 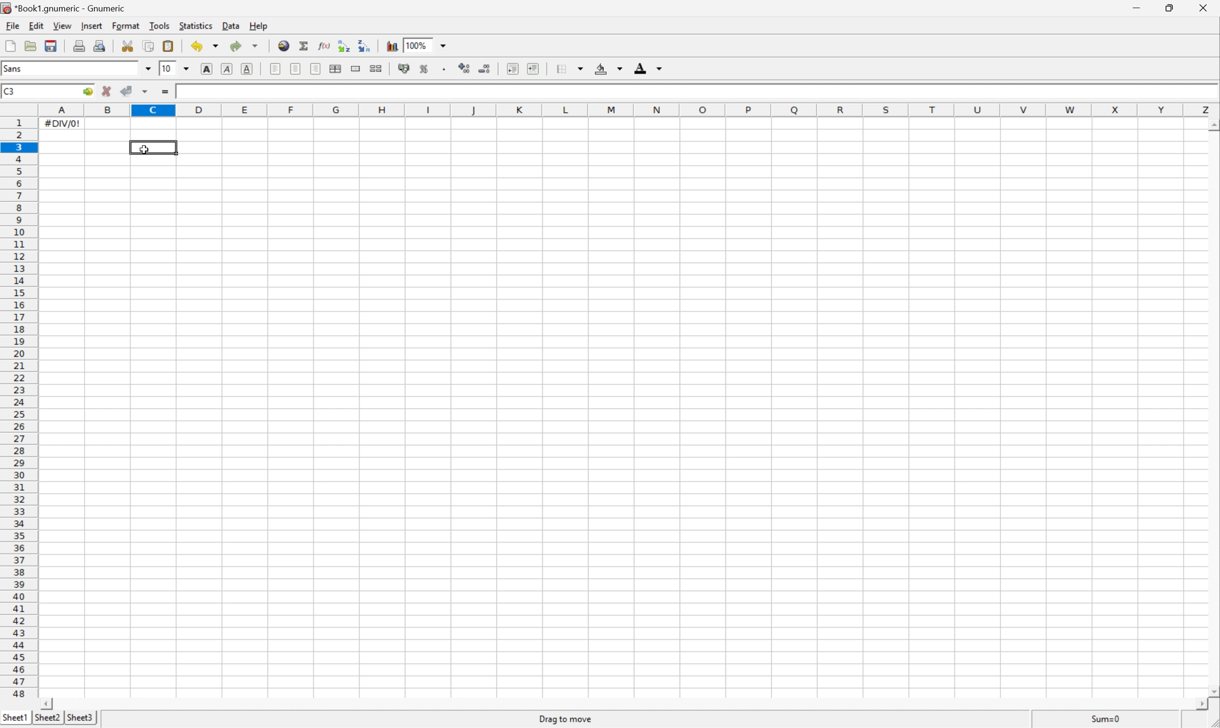 What do you see at coordinates (146, 92) in the screenshot?
I see `Accept change in multiple cells` at bounding box center [146, 92].